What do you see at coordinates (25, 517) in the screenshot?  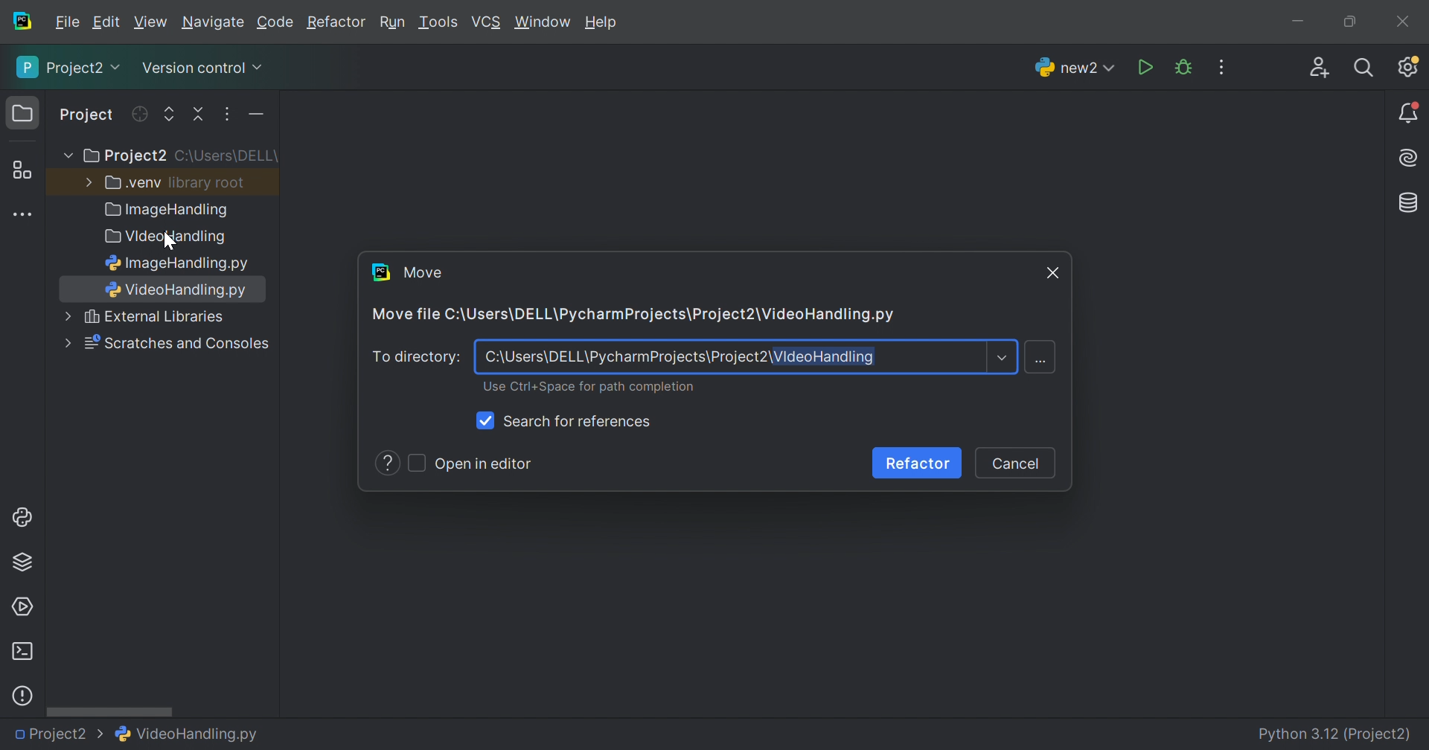 I see `Python console` at bounding box center [25, 517].